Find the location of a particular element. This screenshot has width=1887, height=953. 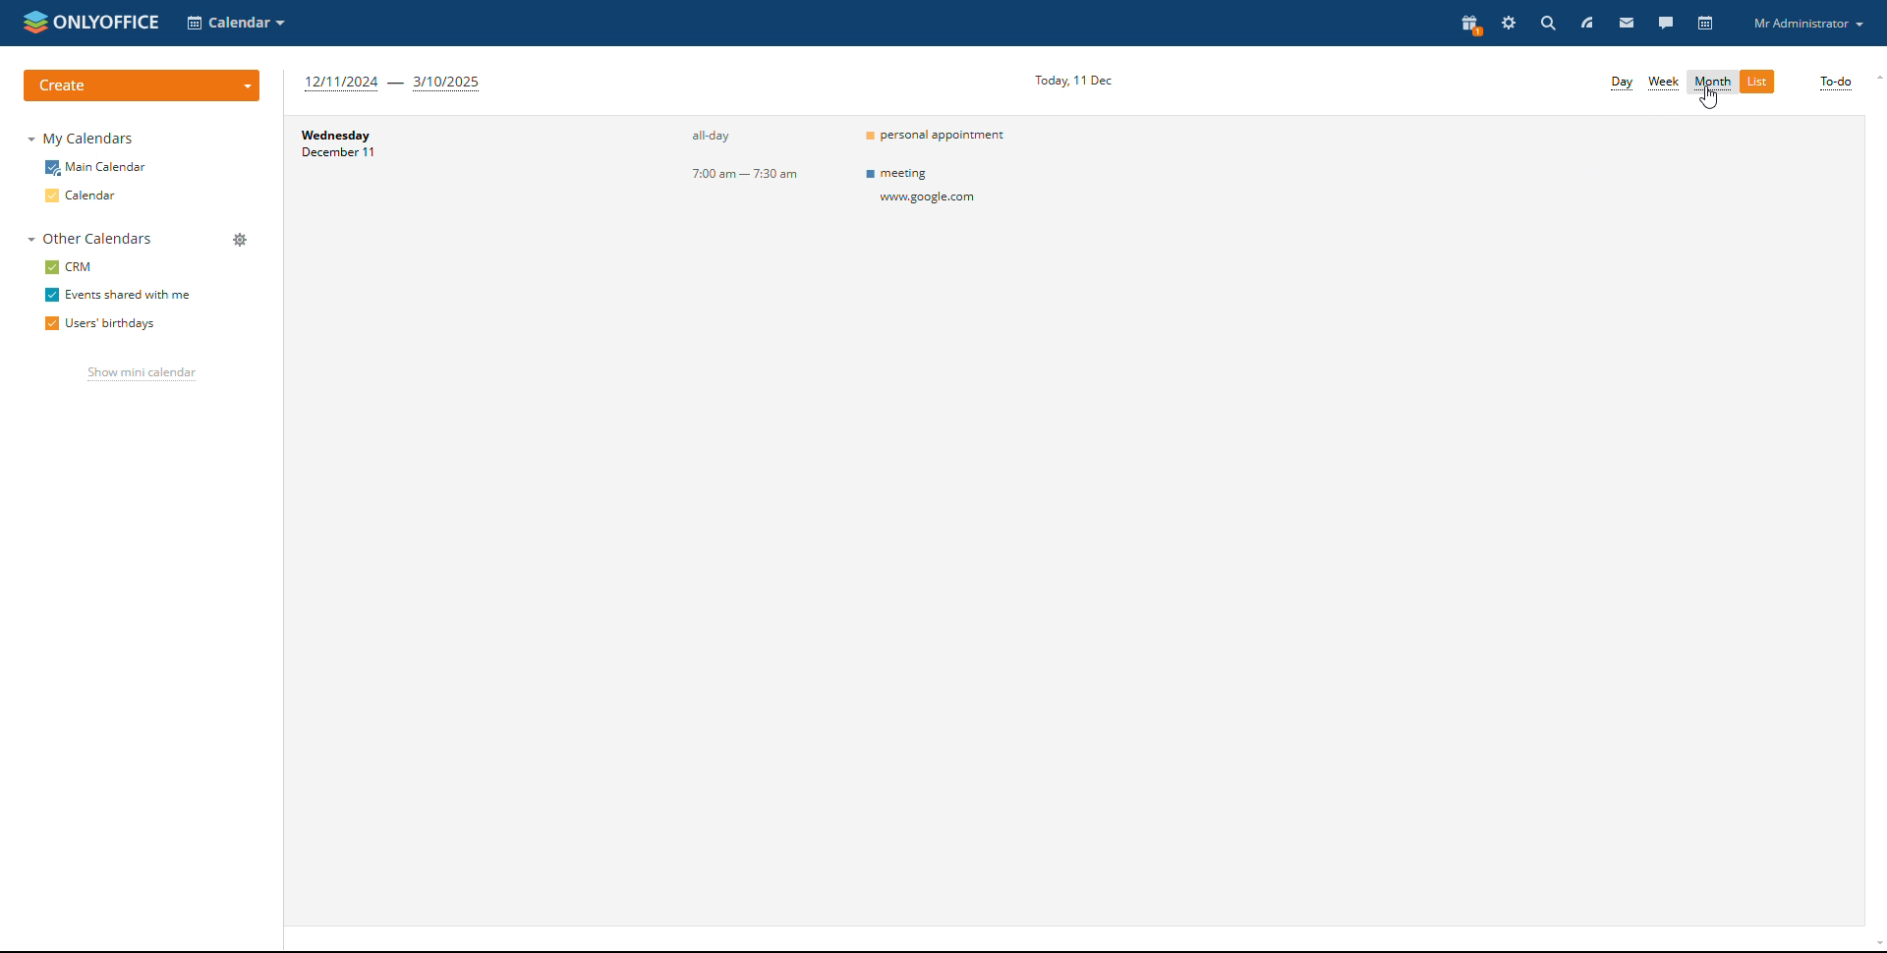

profile is located at coordinates (1808, 24).